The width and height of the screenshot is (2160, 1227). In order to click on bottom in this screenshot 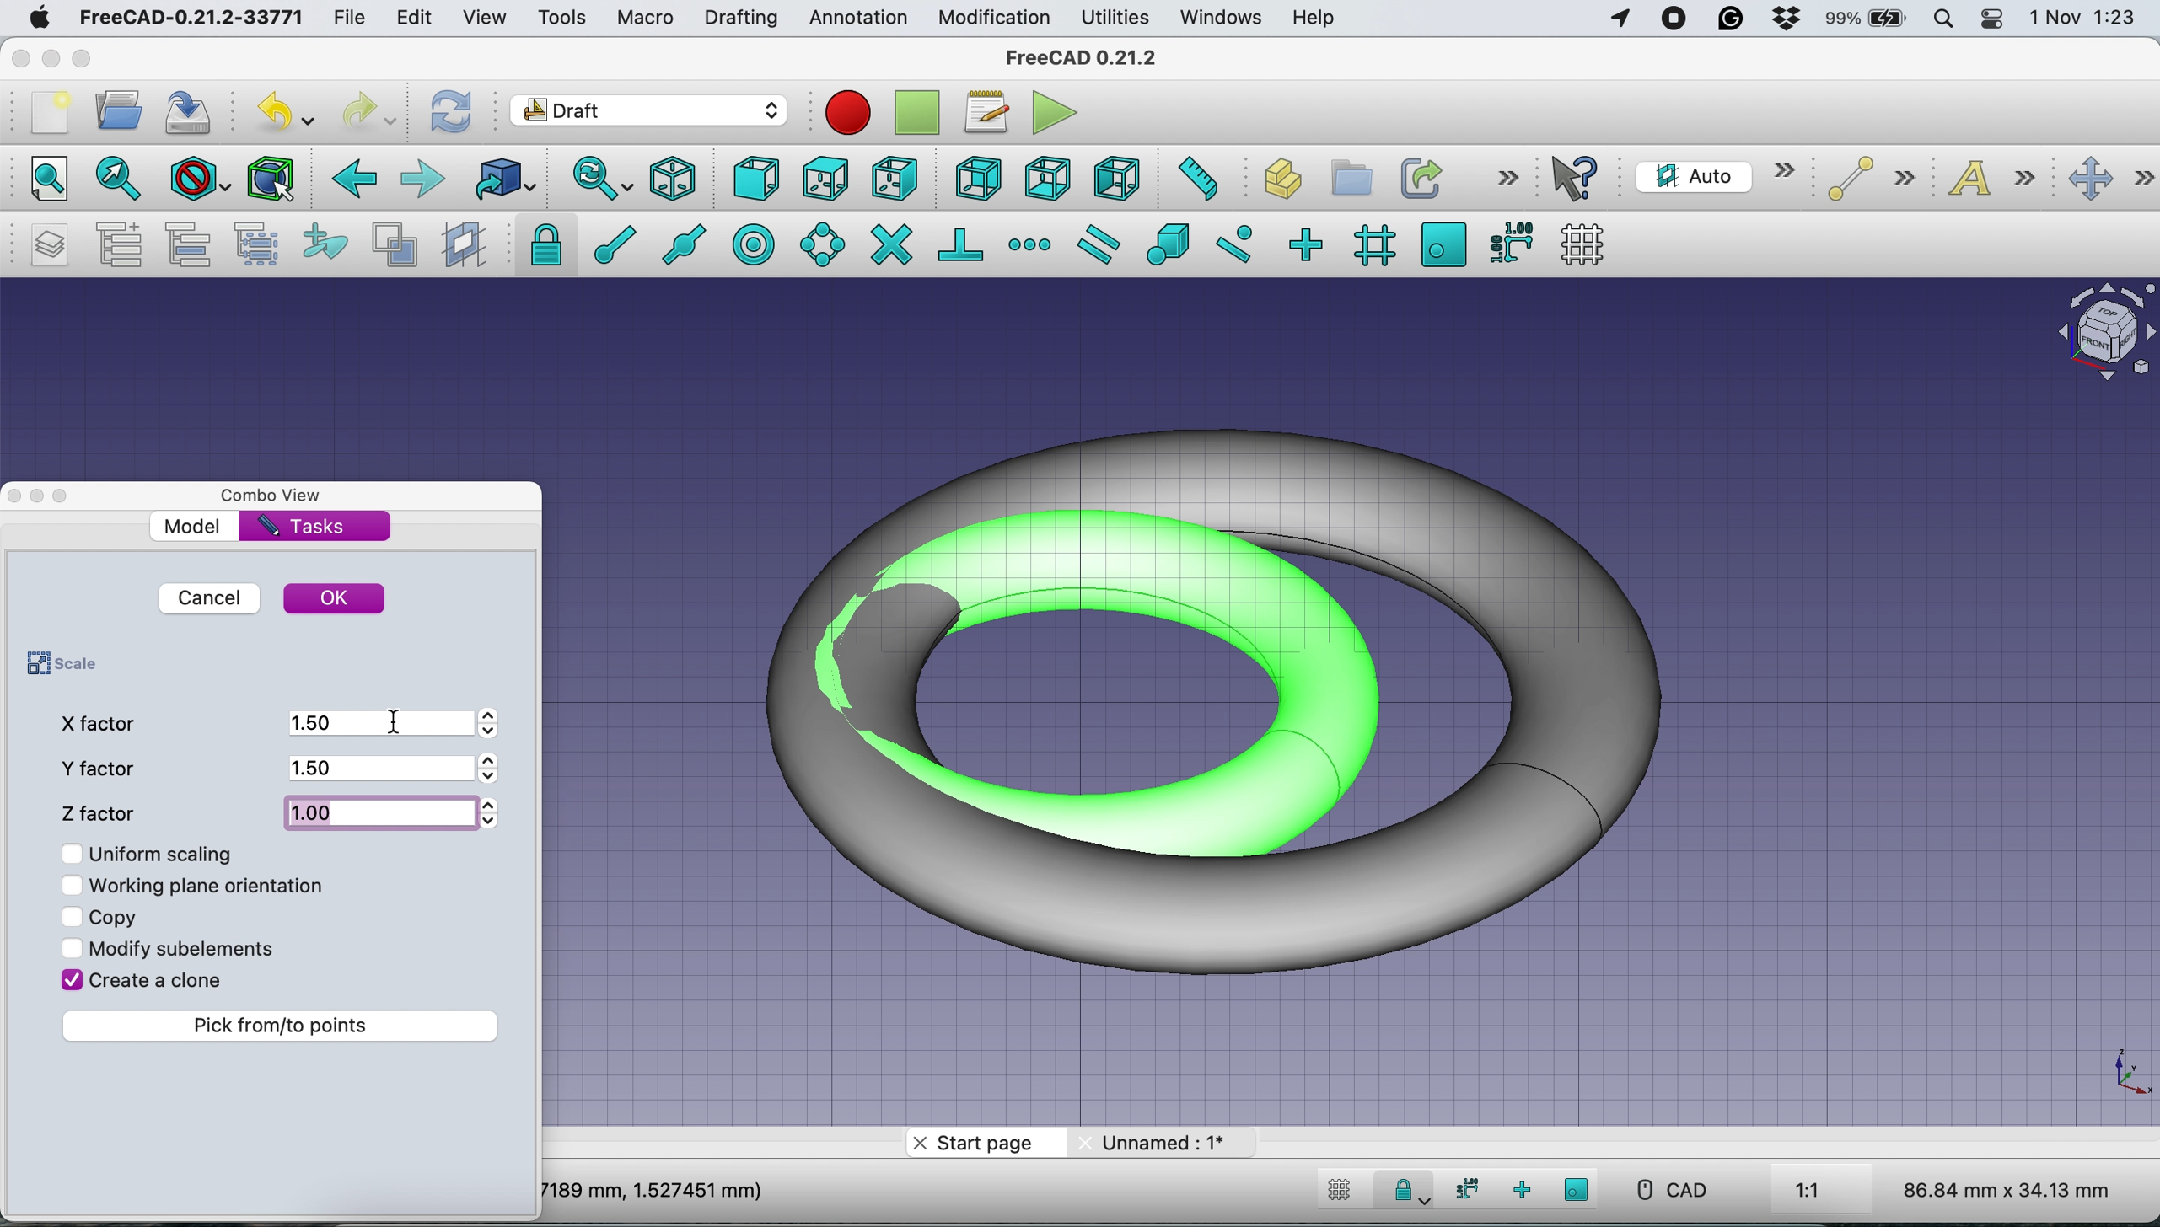, I will do `click(1050, 177)`.